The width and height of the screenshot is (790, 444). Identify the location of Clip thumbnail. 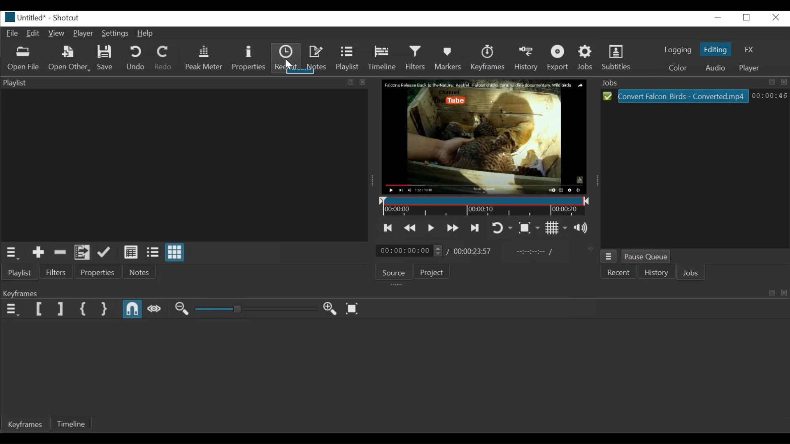
(183, 166).